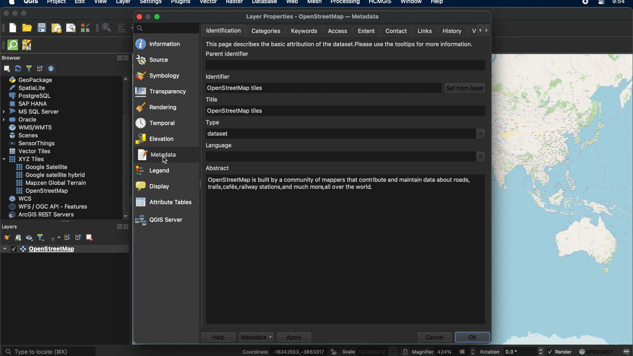 Image resolution: width=633 pixels, height=356 pixels. I want to click on collapse all, so click(77, 238).